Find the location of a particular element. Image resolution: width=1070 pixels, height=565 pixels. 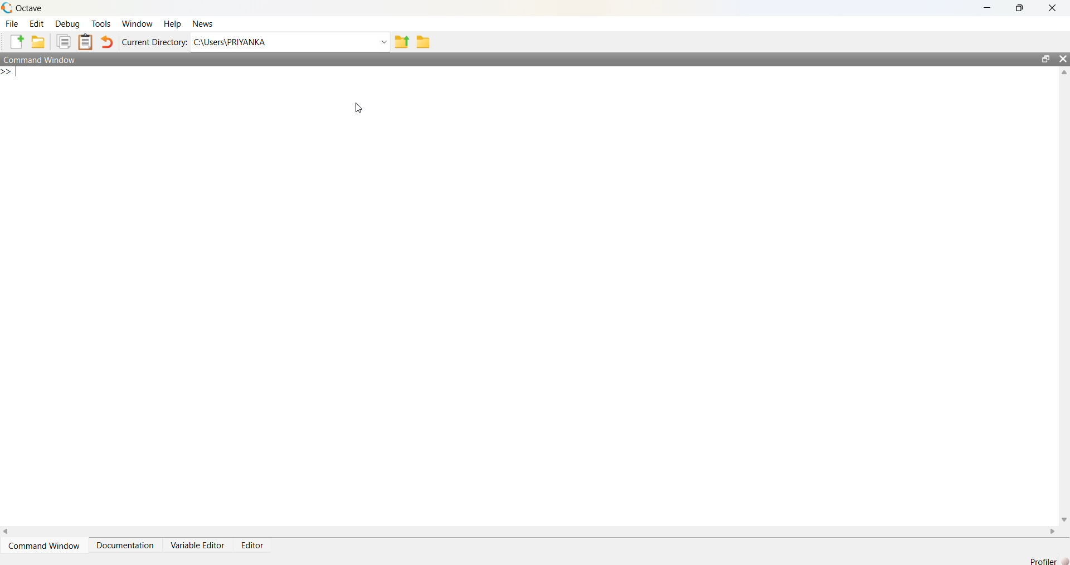

One directory up is located at coordinates (402, 42).